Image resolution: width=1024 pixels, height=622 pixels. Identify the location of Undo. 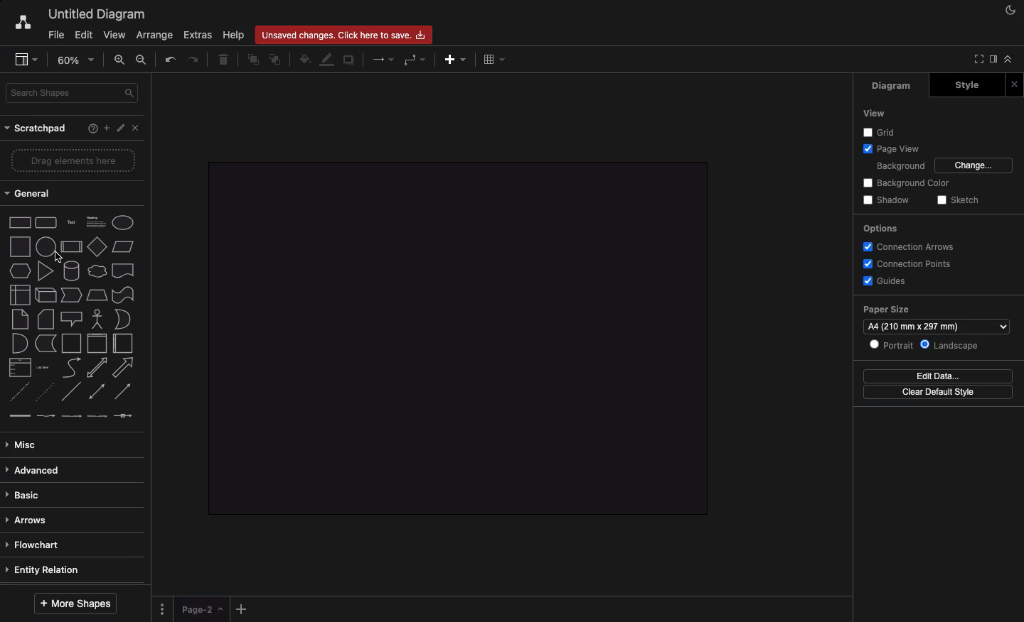
(169, 59).